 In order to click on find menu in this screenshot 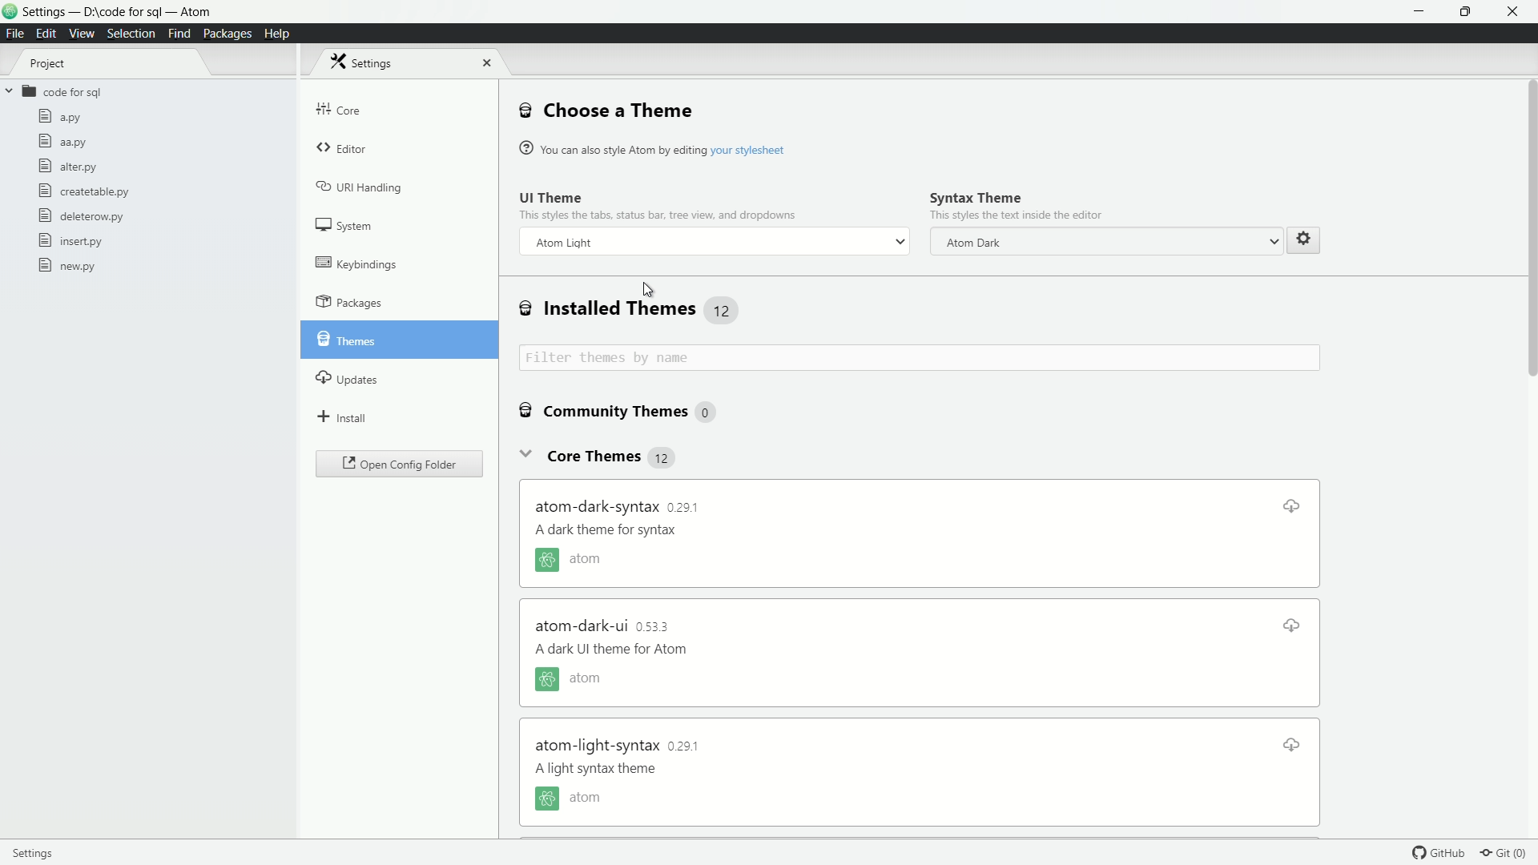, I will do `click(179, 34)`.